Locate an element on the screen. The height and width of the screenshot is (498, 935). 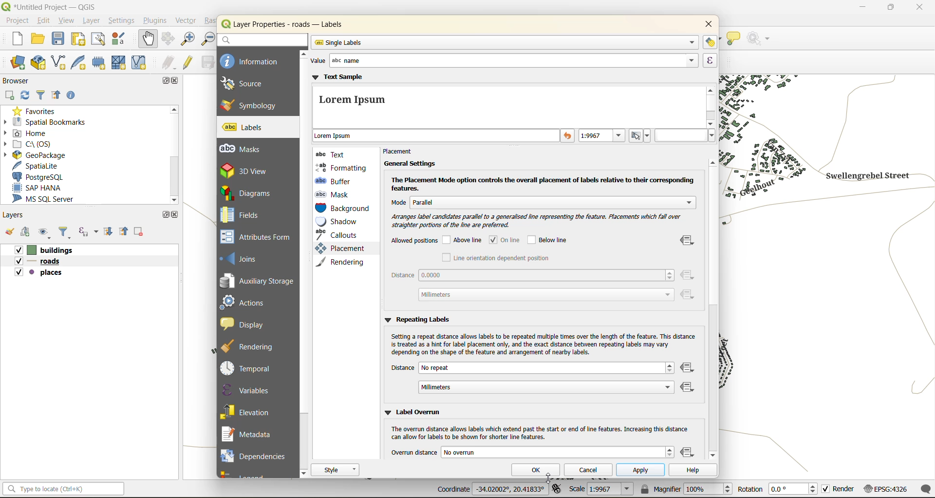
edit is located at coordinates (44, 21).